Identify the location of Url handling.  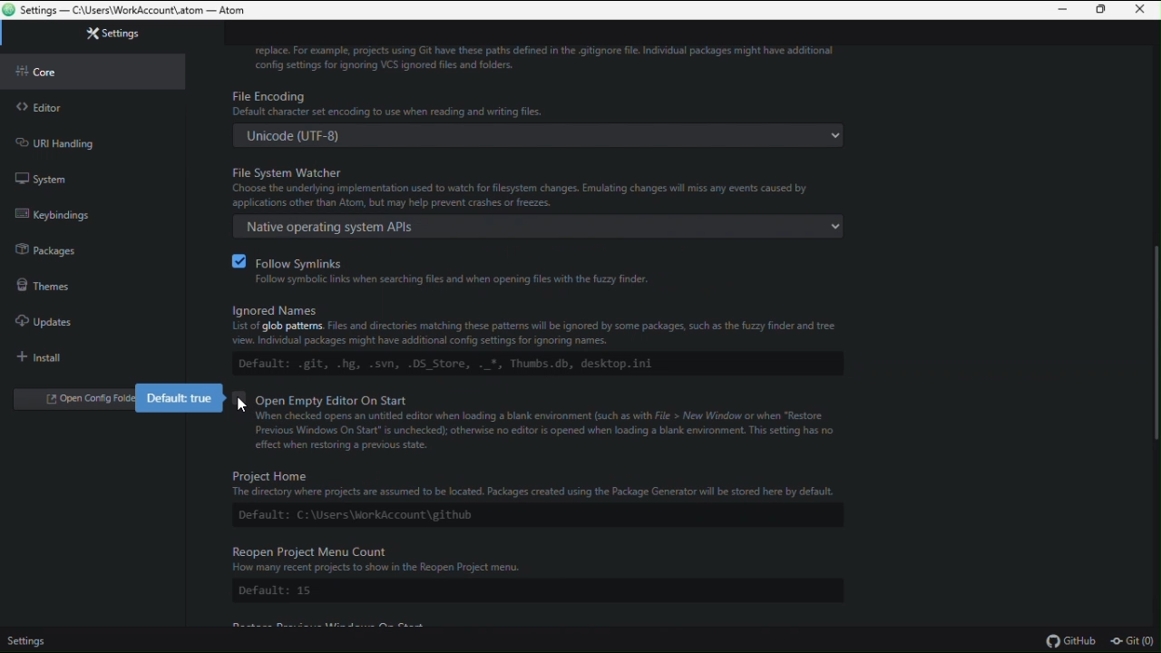
(63, 141).